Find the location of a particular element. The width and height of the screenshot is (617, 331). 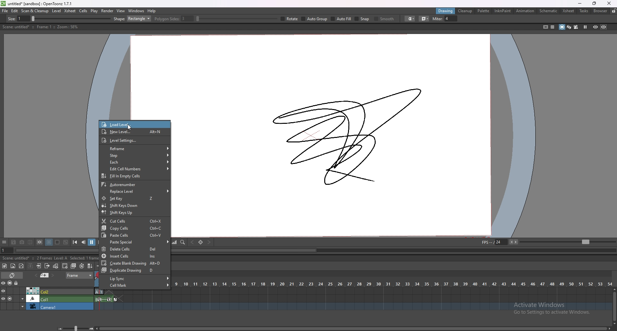

cell mark is located at coordinates (135, 285).